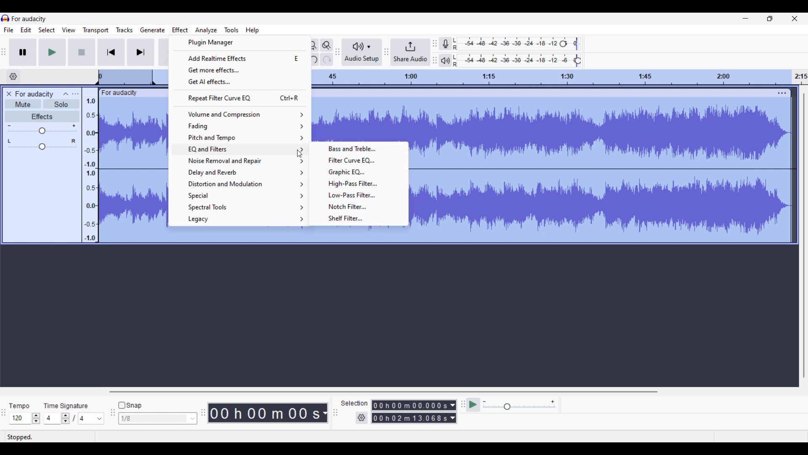 The height and width of the screenshot is (455, 808). Describe the element at coordinates (560, 77) in the screenshot. I see `Scale to track length of audio` at that location.